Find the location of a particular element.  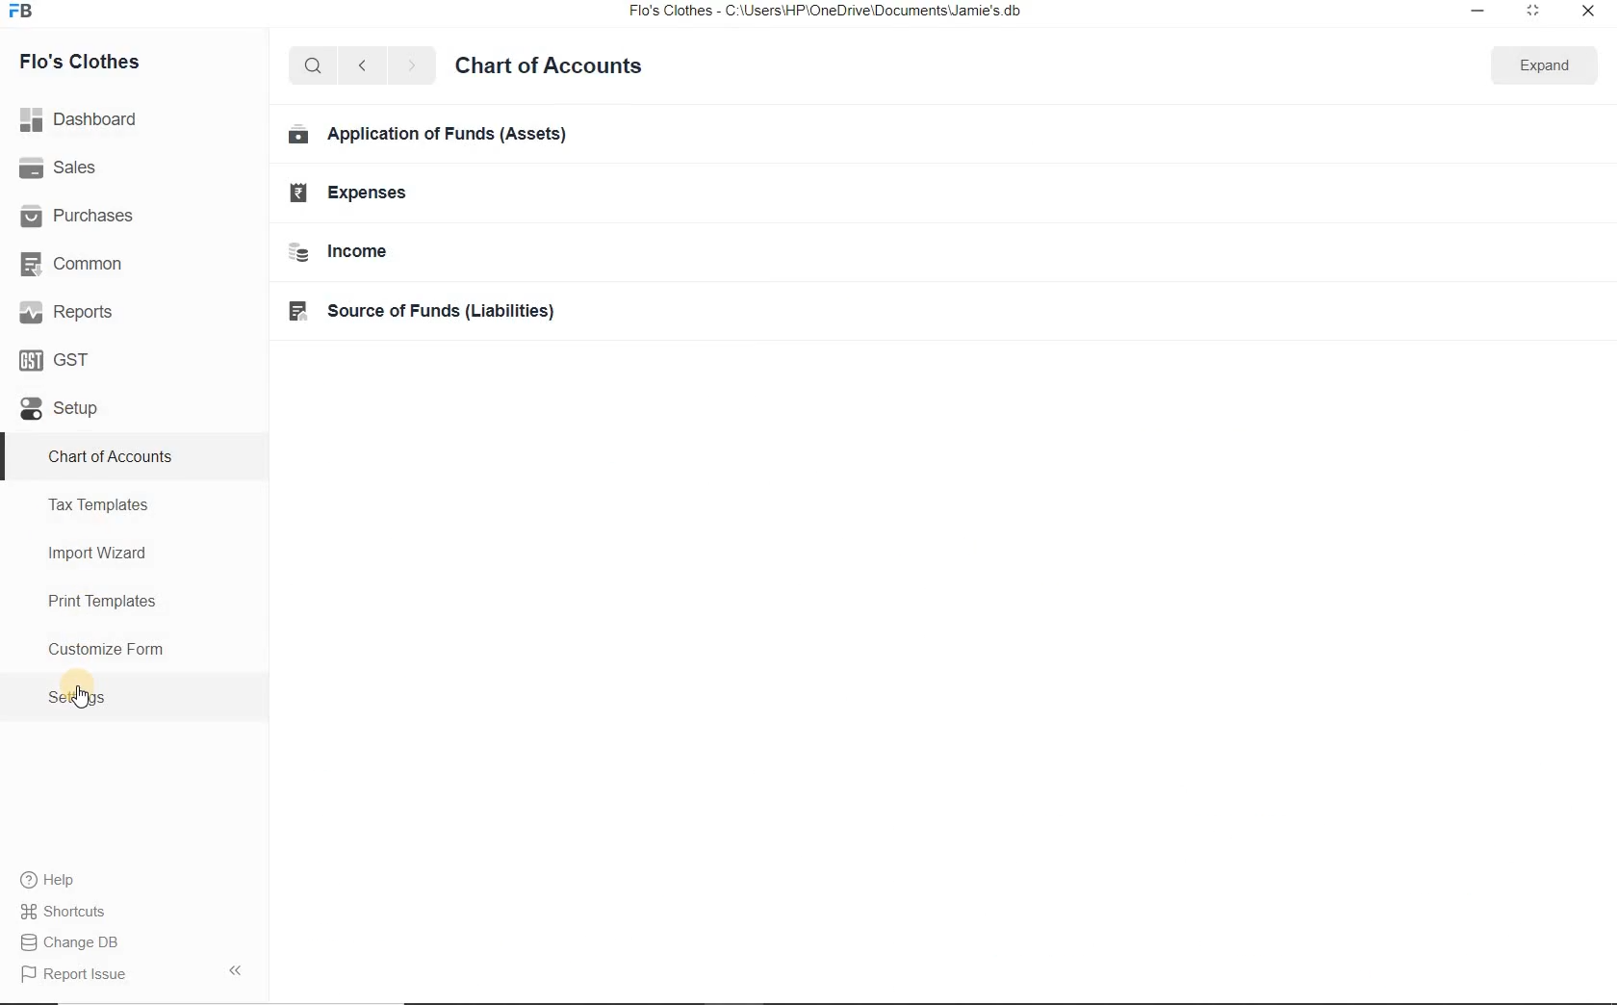

Logo is located at coordinates (23, 11).